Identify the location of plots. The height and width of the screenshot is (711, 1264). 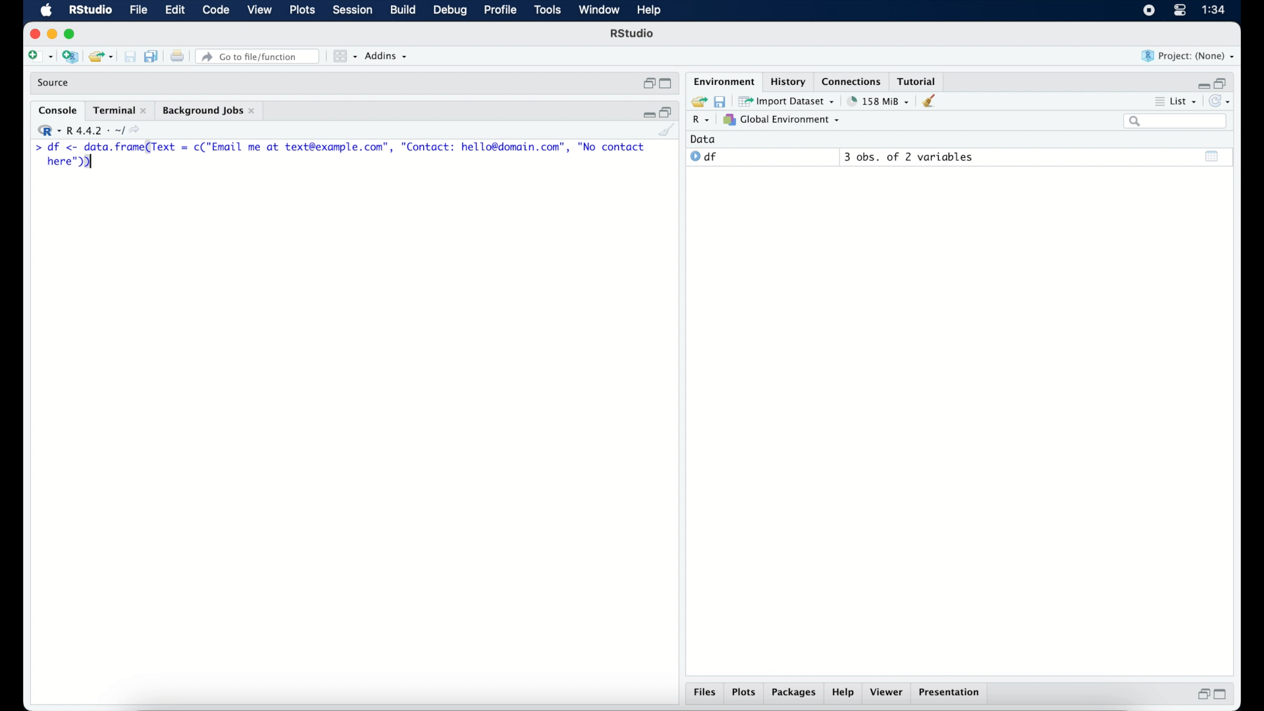
(744, 692).